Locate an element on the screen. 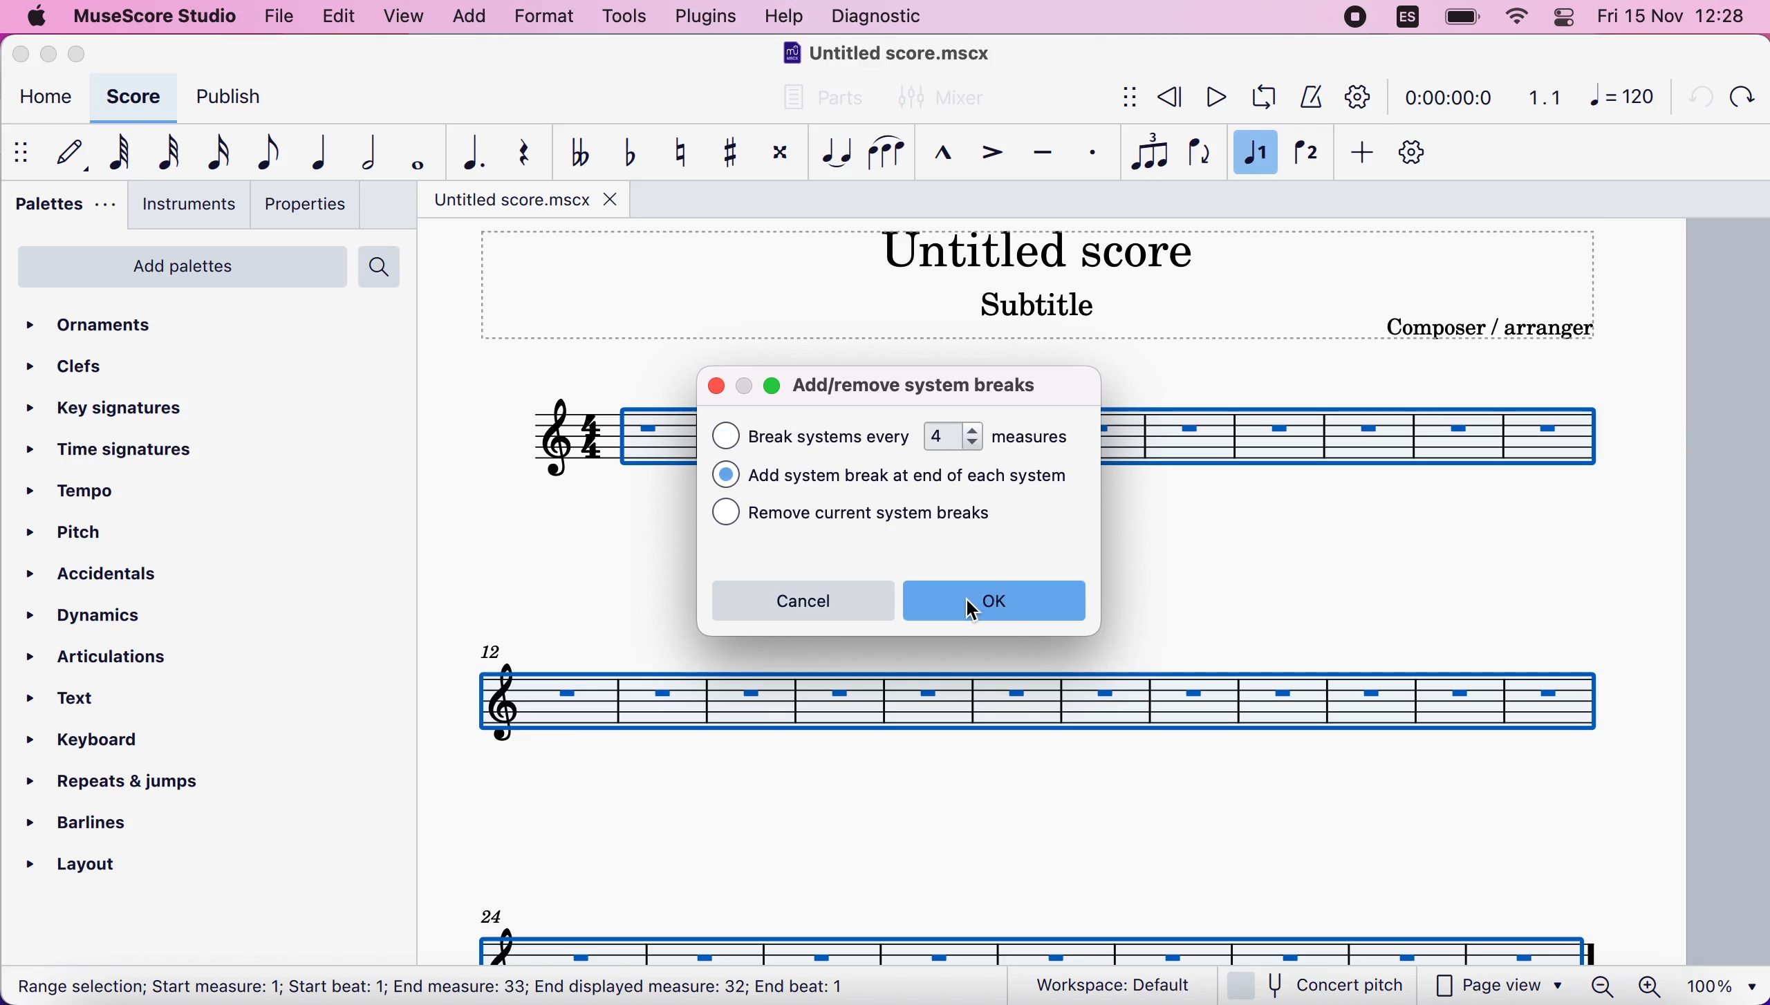 Image resolution: width=1770 pixels, height=1005 pixels. home is located at coordinates (42, 100).